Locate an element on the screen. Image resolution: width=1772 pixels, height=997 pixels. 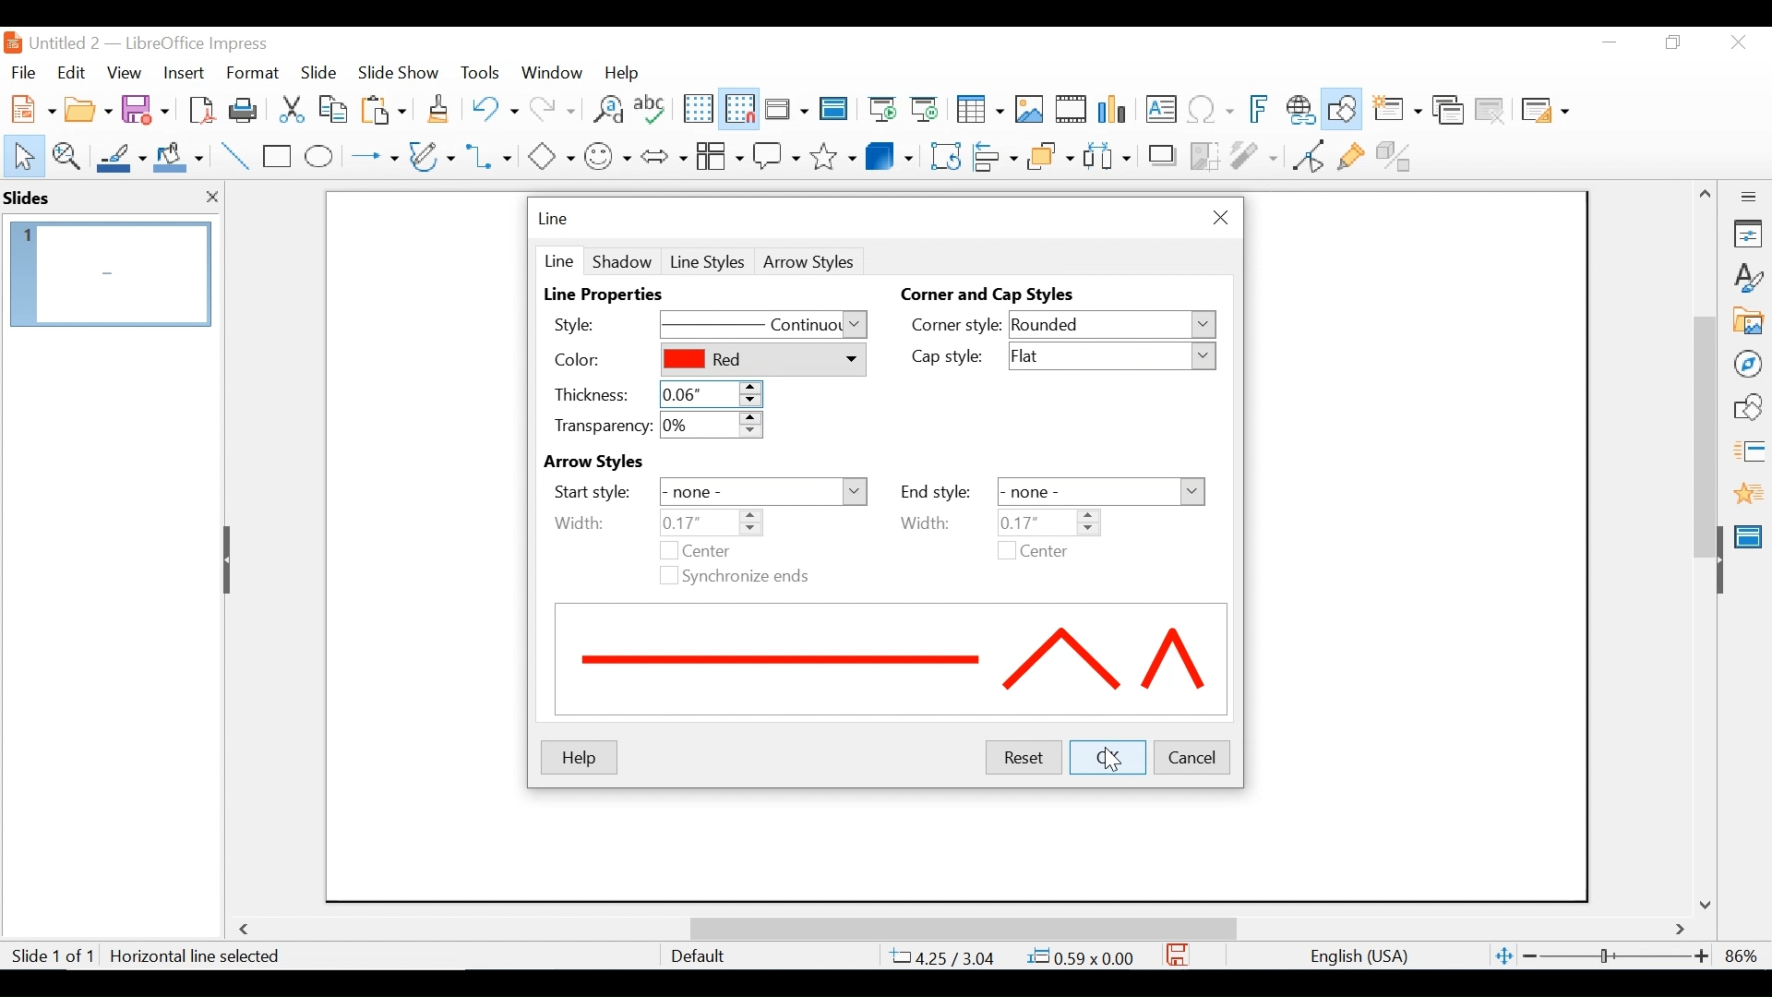
New is located at coordinates (30, 107).